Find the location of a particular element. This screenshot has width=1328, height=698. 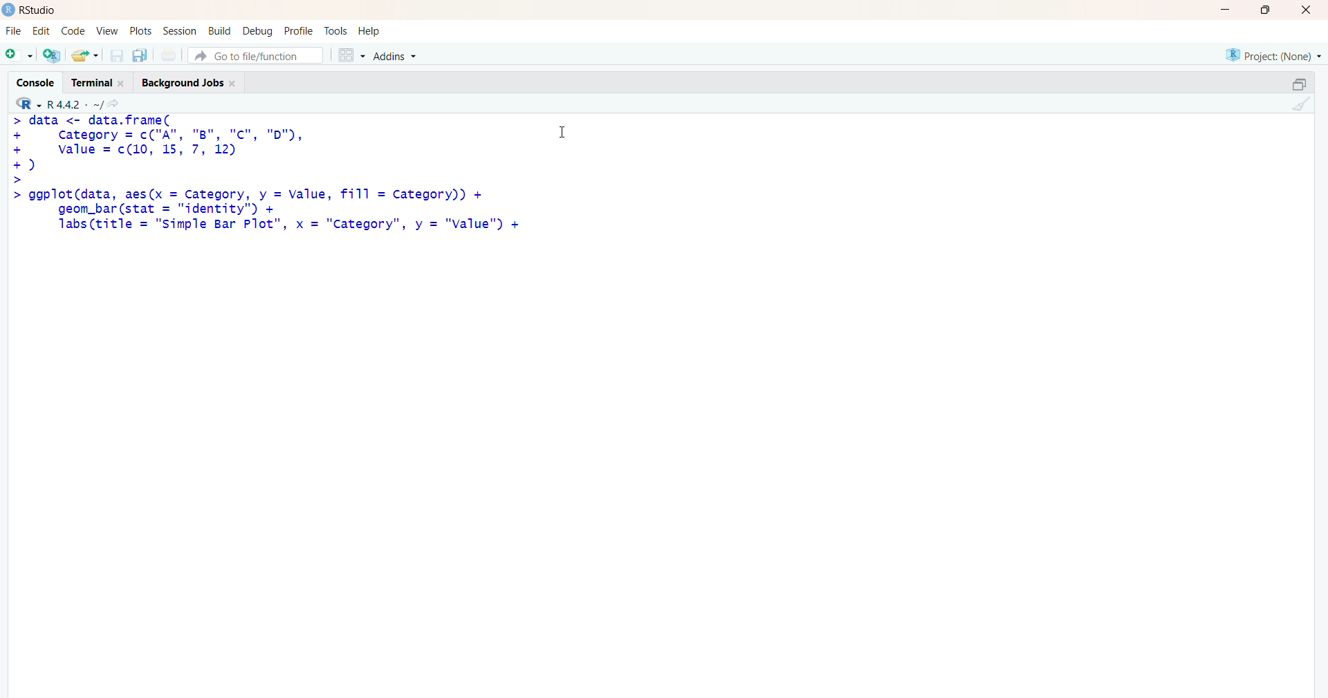

debug is located at coordinates (258, 30).